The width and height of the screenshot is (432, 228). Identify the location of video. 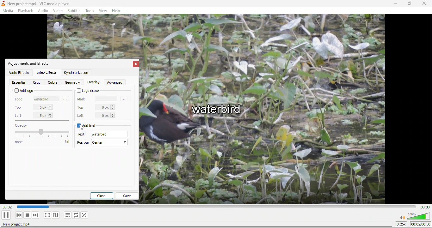
(58, 11).